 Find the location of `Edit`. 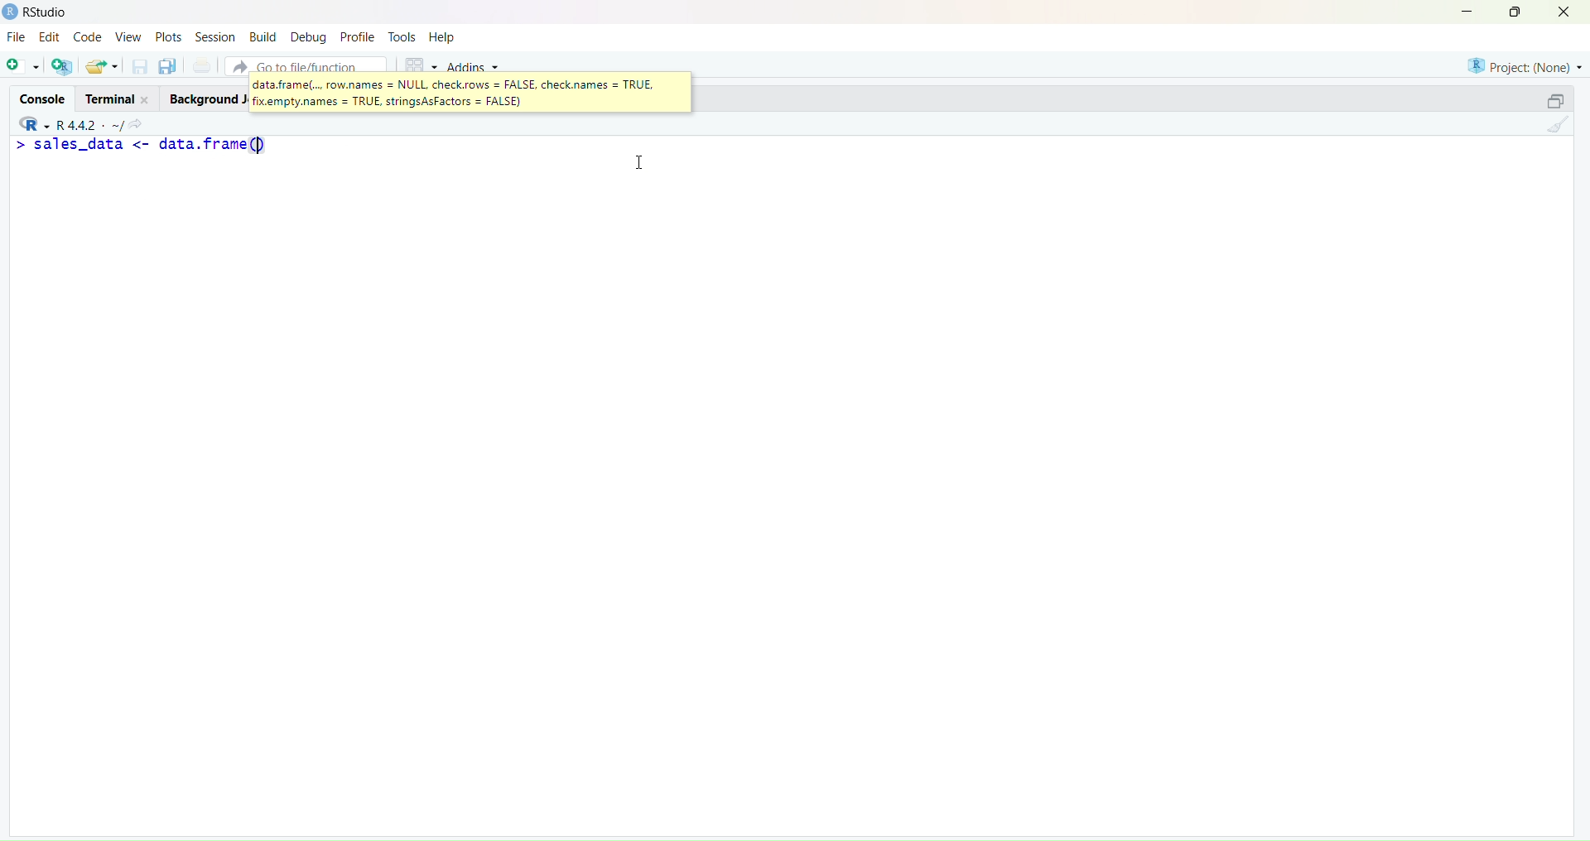

Edit is located at coordinates (48, 39).